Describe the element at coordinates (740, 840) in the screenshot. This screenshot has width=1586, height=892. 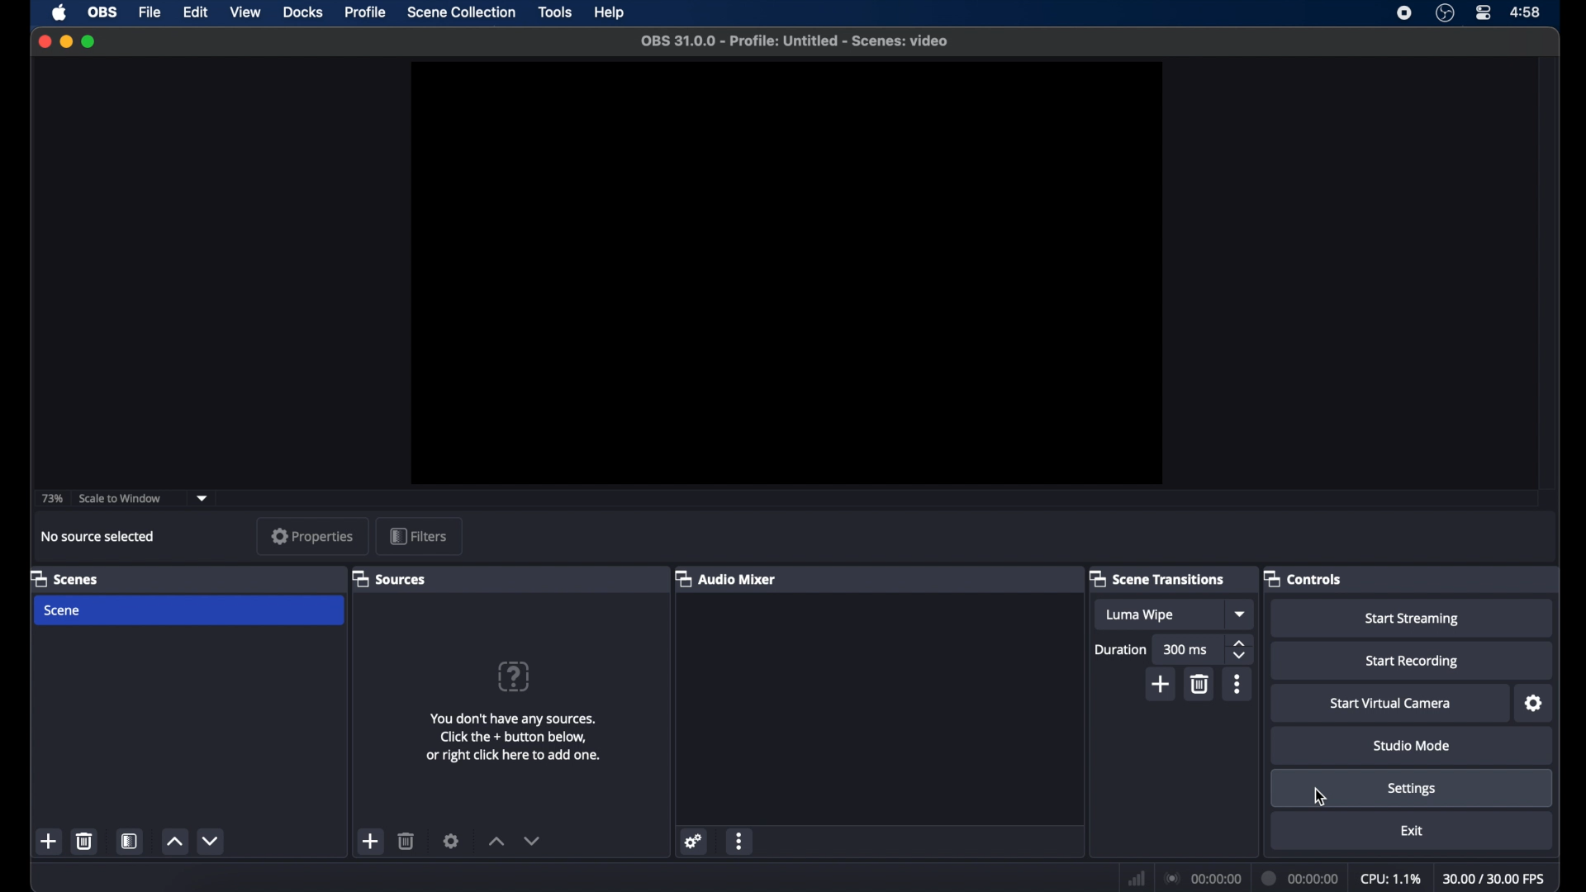
I see `more options` at that location.